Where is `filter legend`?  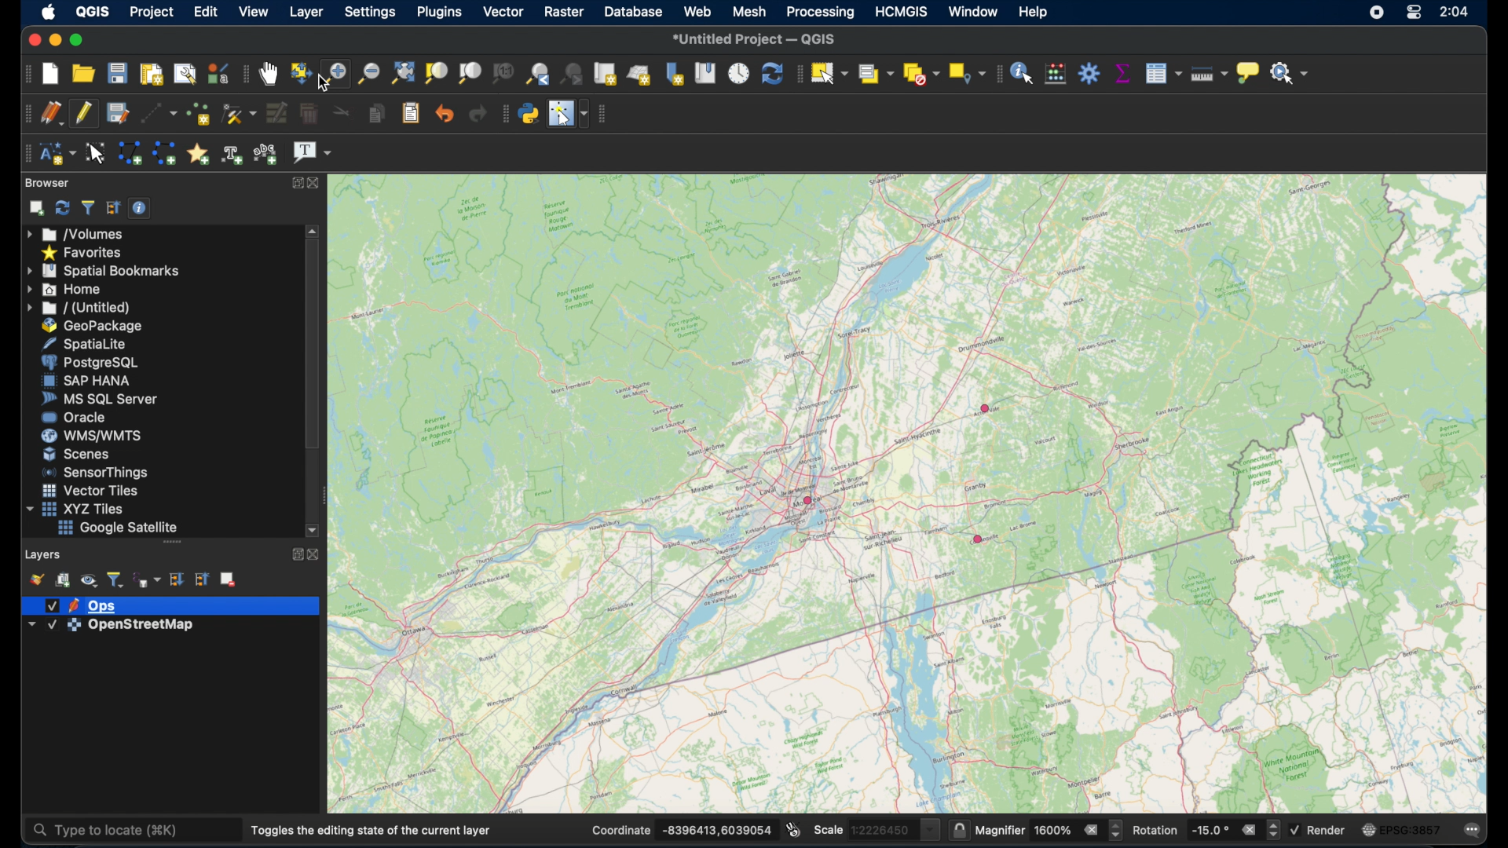 filter legend is located at coordinates (115, 579).